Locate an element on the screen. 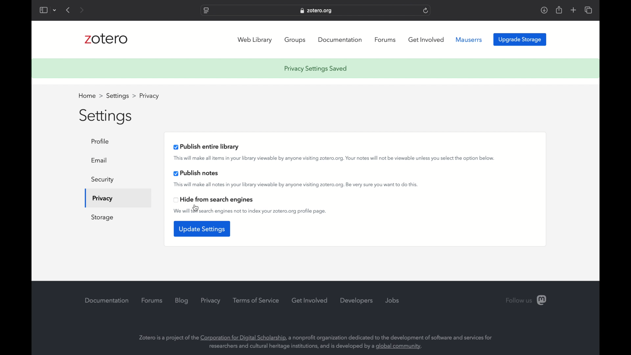 Image resolution: width=631 pixels, height=355 pixels. profile is located at coordinates (99, 143).